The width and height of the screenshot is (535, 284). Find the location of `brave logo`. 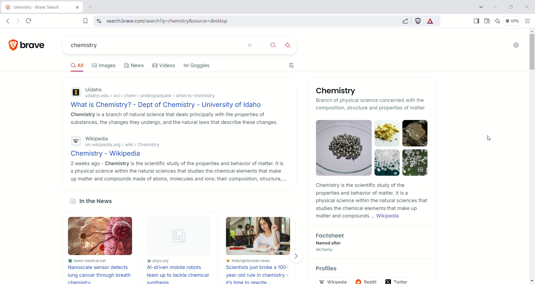

brave logo is located at coordinates (14, 44).